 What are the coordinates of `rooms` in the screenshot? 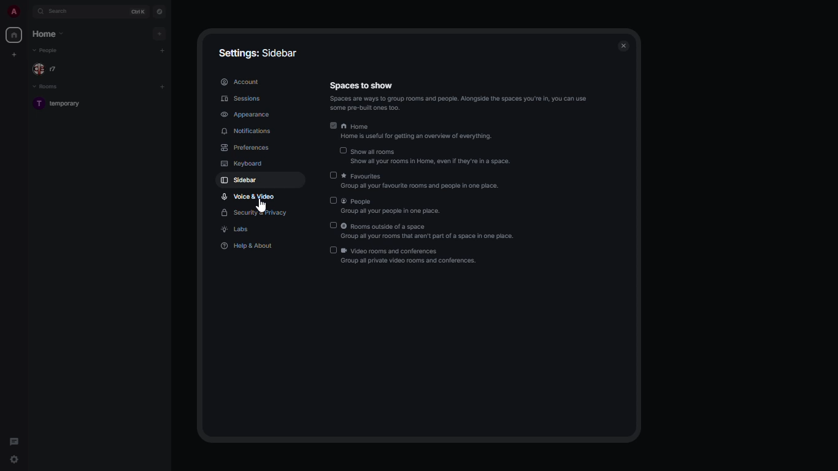 It's located at (46, 86).